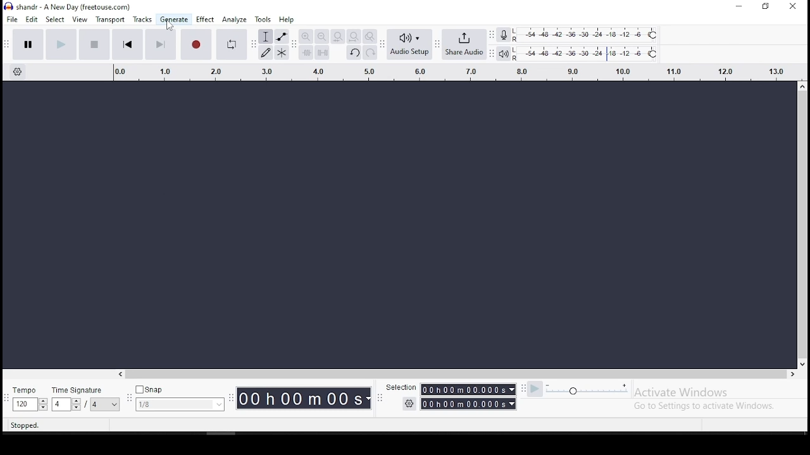 The height and width of the screenshot is (455, 810). What do you see at coordinates (337, 37) in the screenshot?
I see `fit selection to width` at bounding box center [337, 37].